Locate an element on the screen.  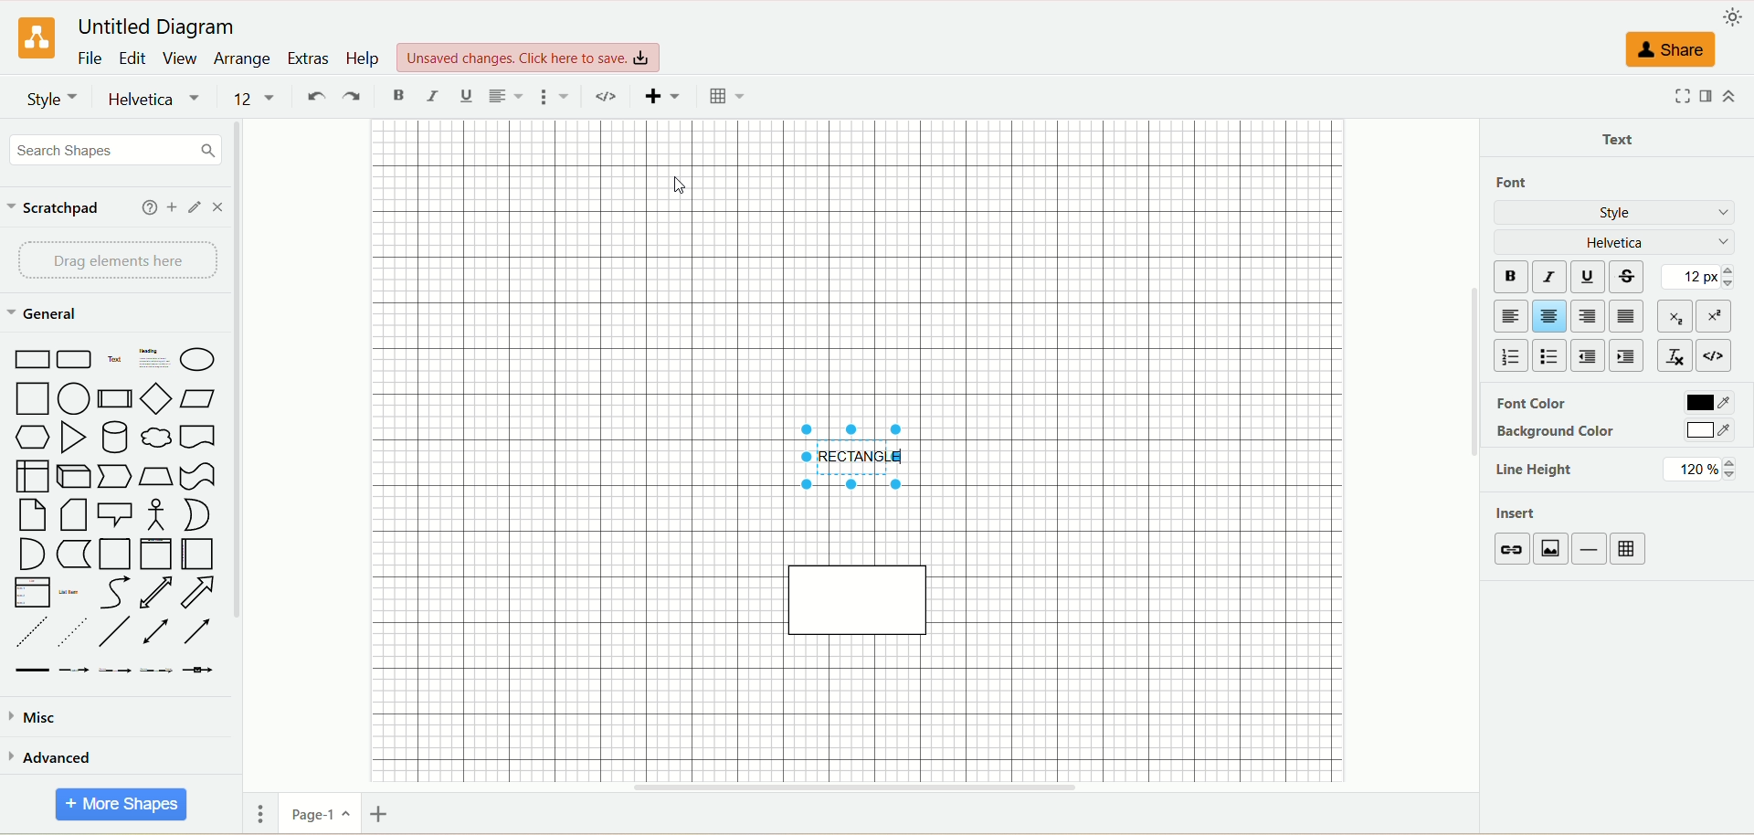
bold is located at coordinates (1514, 276).